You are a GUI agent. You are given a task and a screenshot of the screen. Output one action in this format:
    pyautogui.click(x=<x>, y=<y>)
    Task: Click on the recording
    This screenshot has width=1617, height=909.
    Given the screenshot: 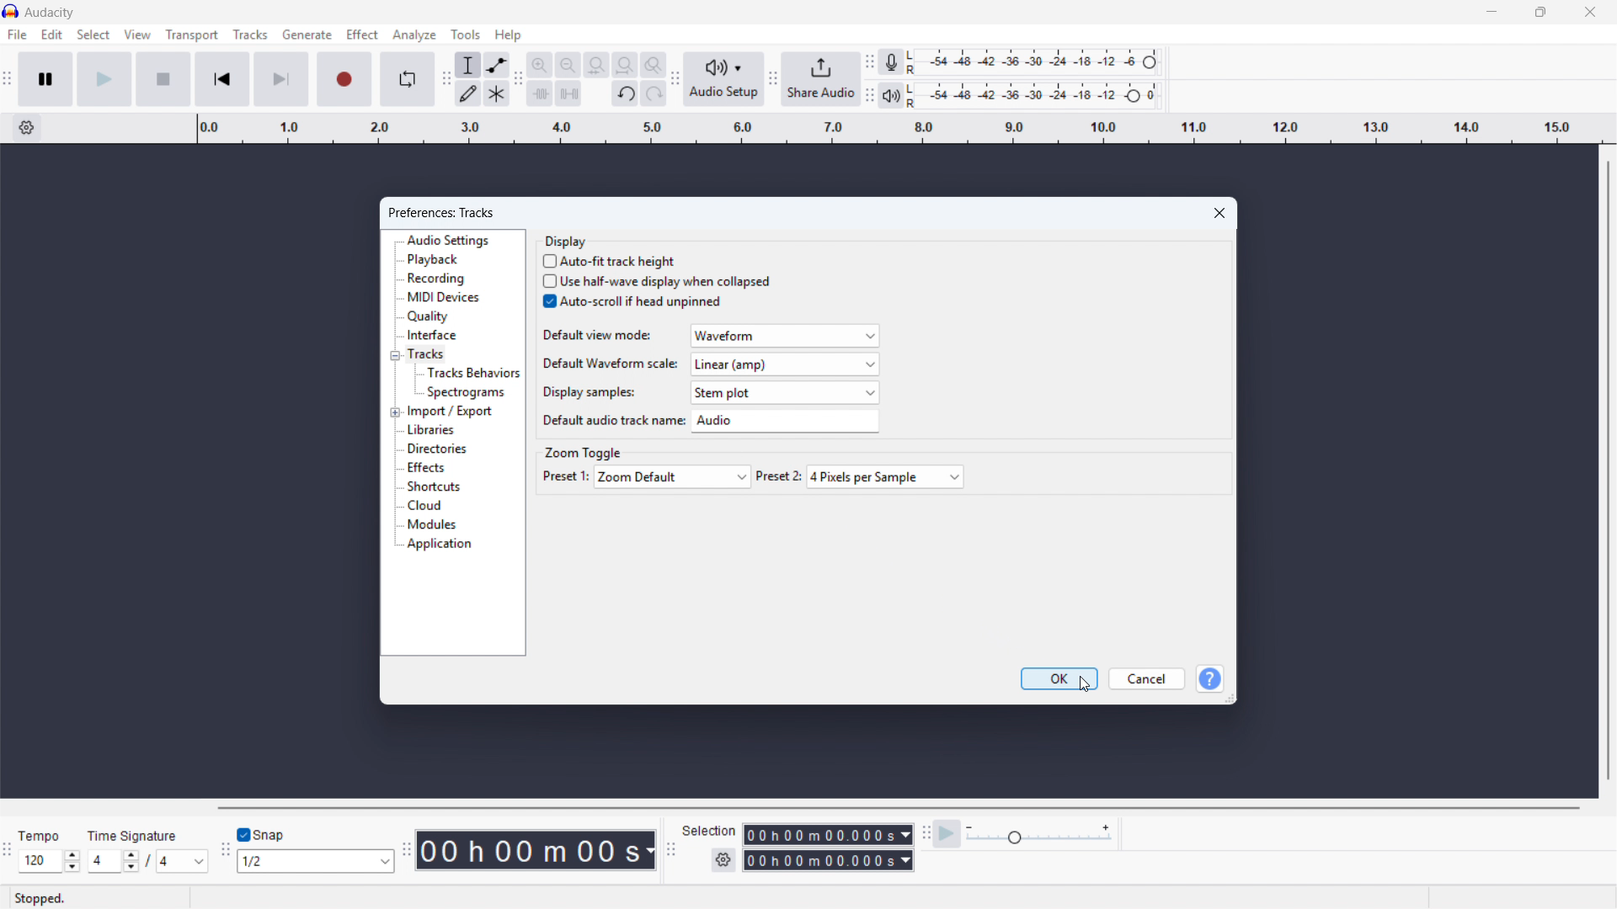 What is the action you would take?
    pyautogui.click(x=437, y=278)
    